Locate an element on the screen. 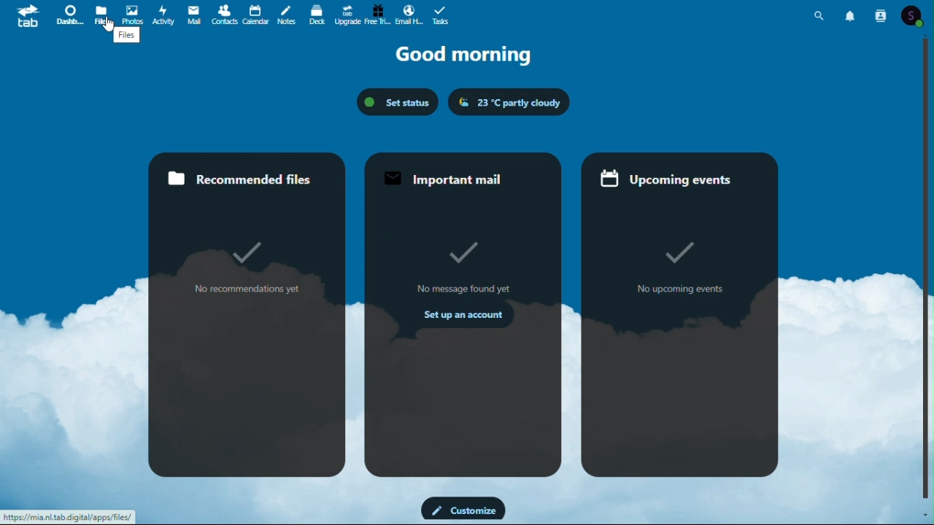  Activity is located at coordinates (163, 15).